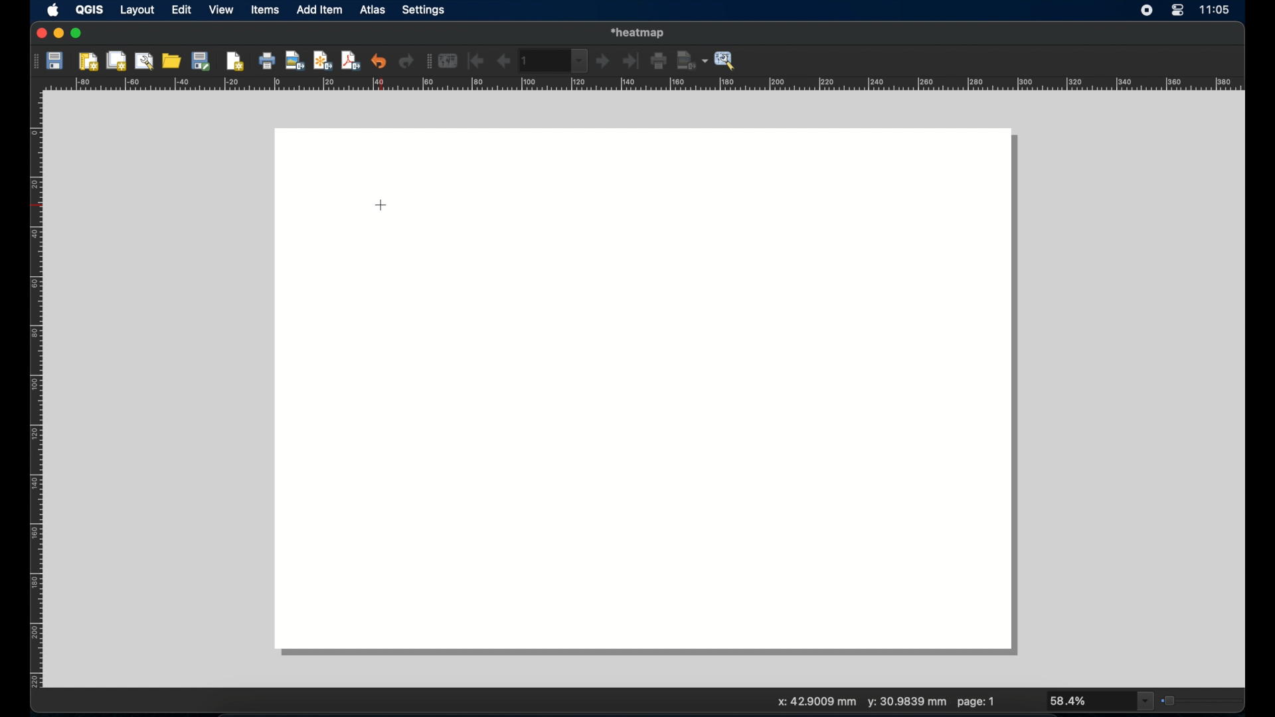 The height and width of the screenshot is (717, 1275). Describe the element at coordinates (137, 11) in the screenshot. I see `layout` at that location.